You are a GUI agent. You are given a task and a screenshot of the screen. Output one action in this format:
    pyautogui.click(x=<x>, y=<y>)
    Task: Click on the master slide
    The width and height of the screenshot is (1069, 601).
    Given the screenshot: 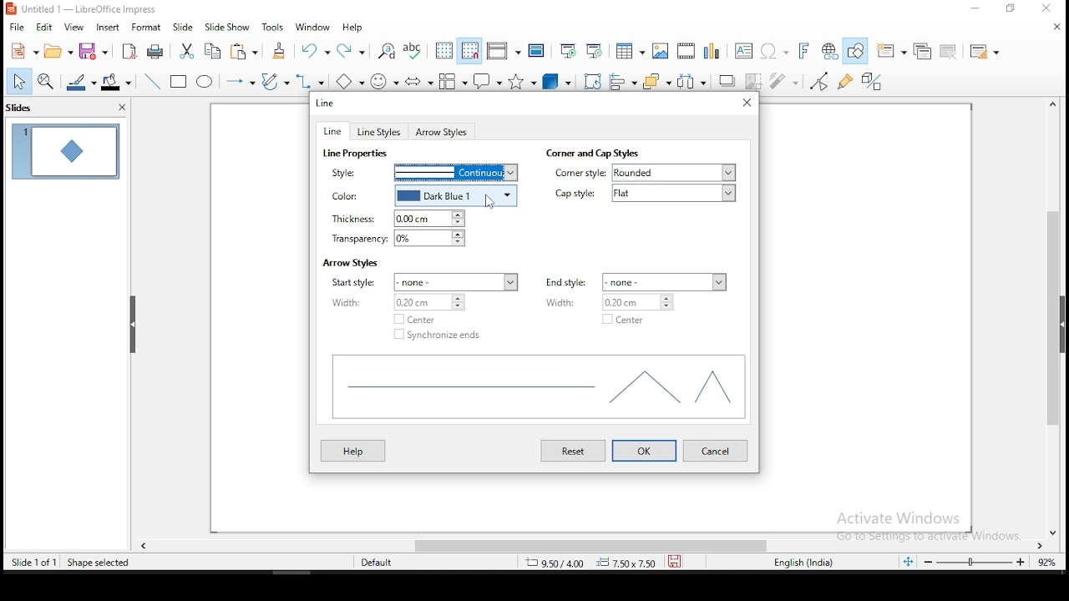 What is the action you would take?
    pyautogui.click(x=536, y=51)
    